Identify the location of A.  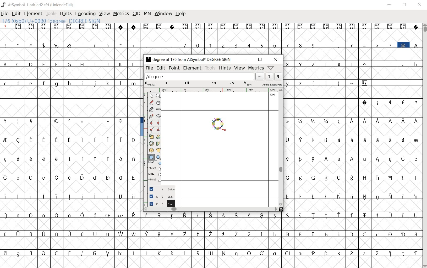
(416, 45).